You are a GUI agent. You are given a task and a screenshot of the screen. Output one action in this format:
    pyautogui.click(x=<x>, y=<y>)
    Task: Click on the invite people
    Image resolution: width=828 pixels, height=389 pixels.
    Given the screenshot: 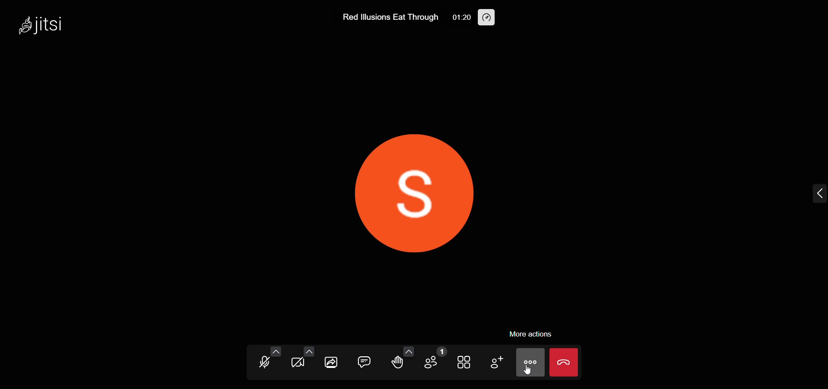 What is the action you would take?
    pyautogui.click(x=499, y=363)
    